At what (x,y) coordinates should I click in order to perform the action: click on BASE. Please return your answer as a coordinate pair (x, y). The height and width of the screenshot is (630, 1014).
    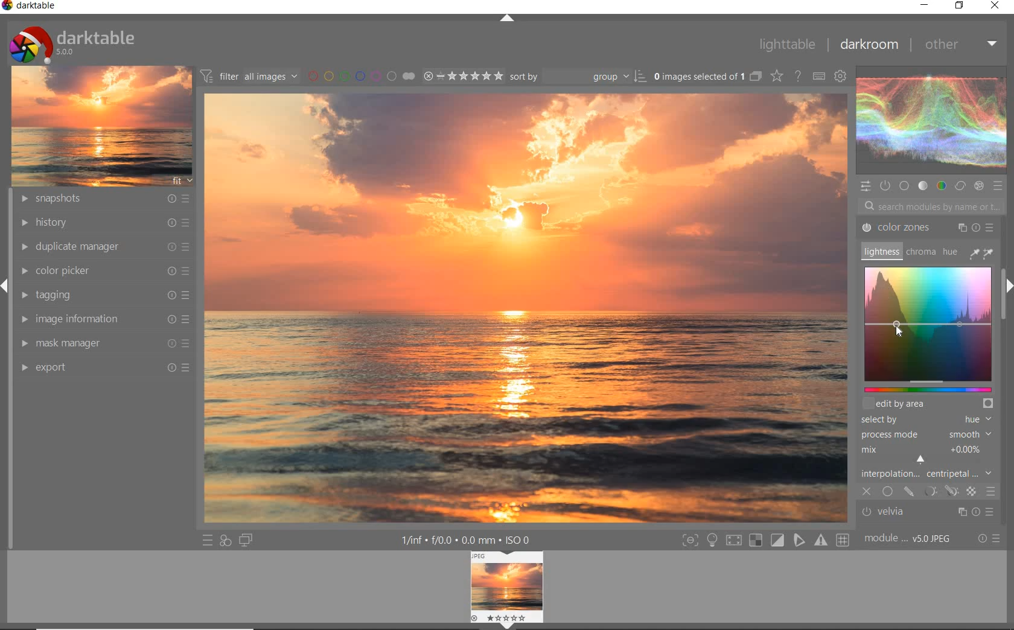
    Looking at the image, I should click on (905, 186).